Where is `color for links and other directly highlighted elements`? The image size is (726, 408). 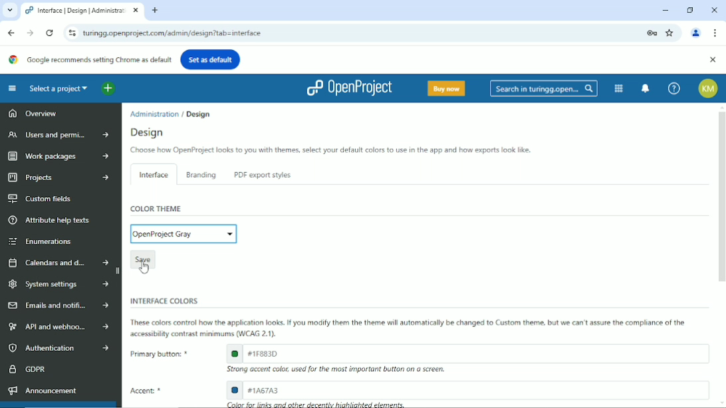
color for links and other directly highlighted elements is located at coordinates (317, 404).